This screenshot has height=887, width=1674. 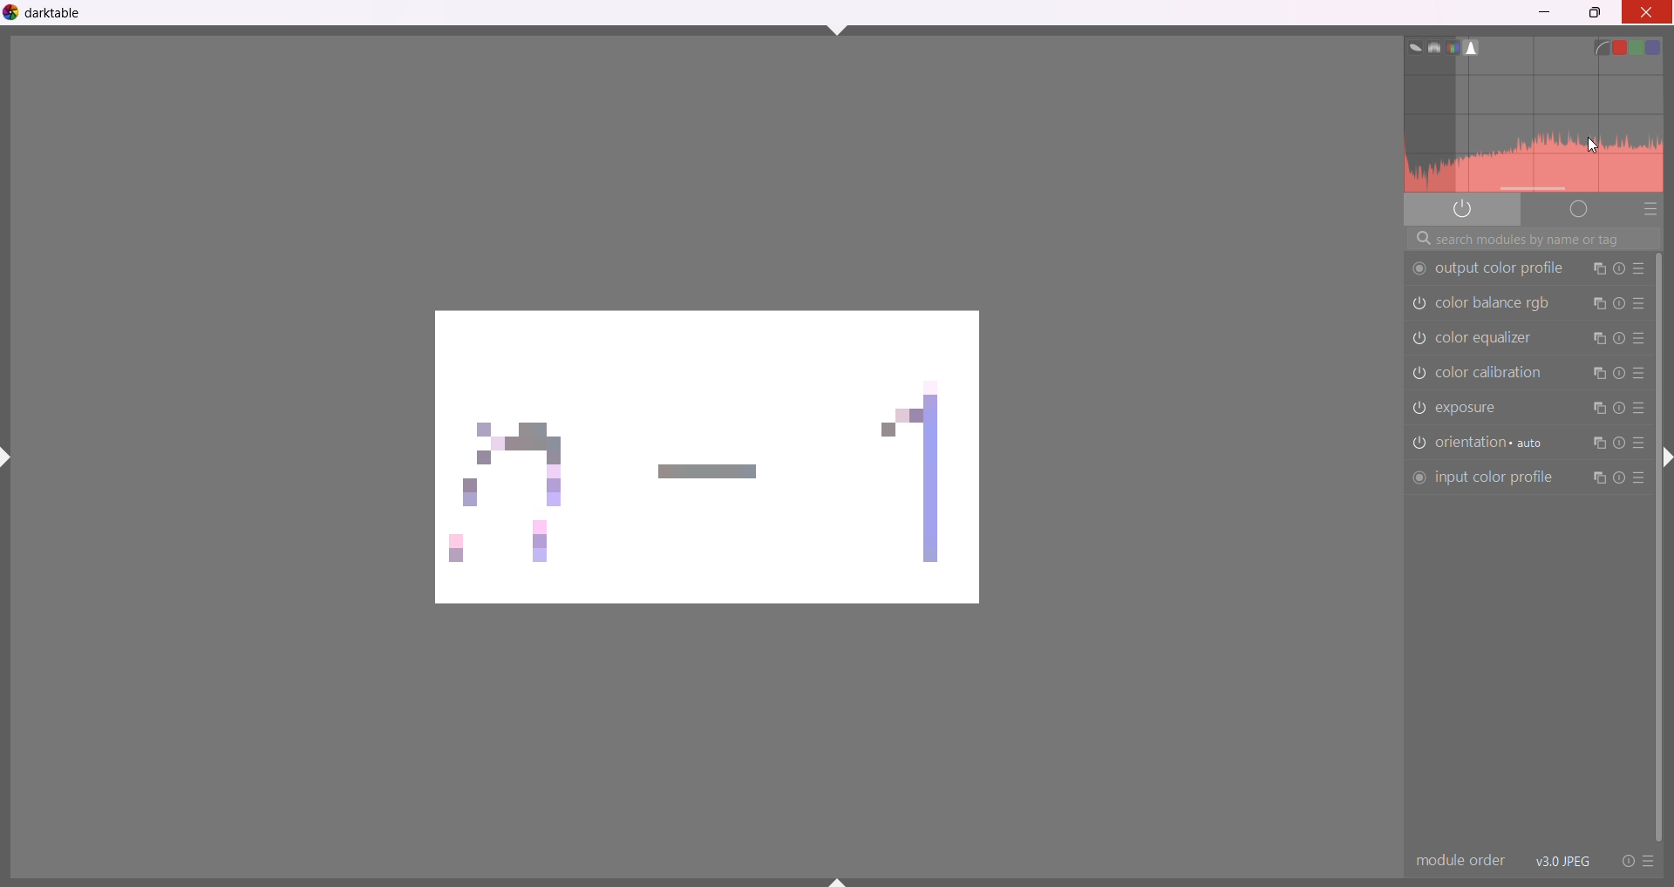 What do you see at coordinates (1597, 373) in the screenshot?
I see `instance` at bounding box center [1597, 373].